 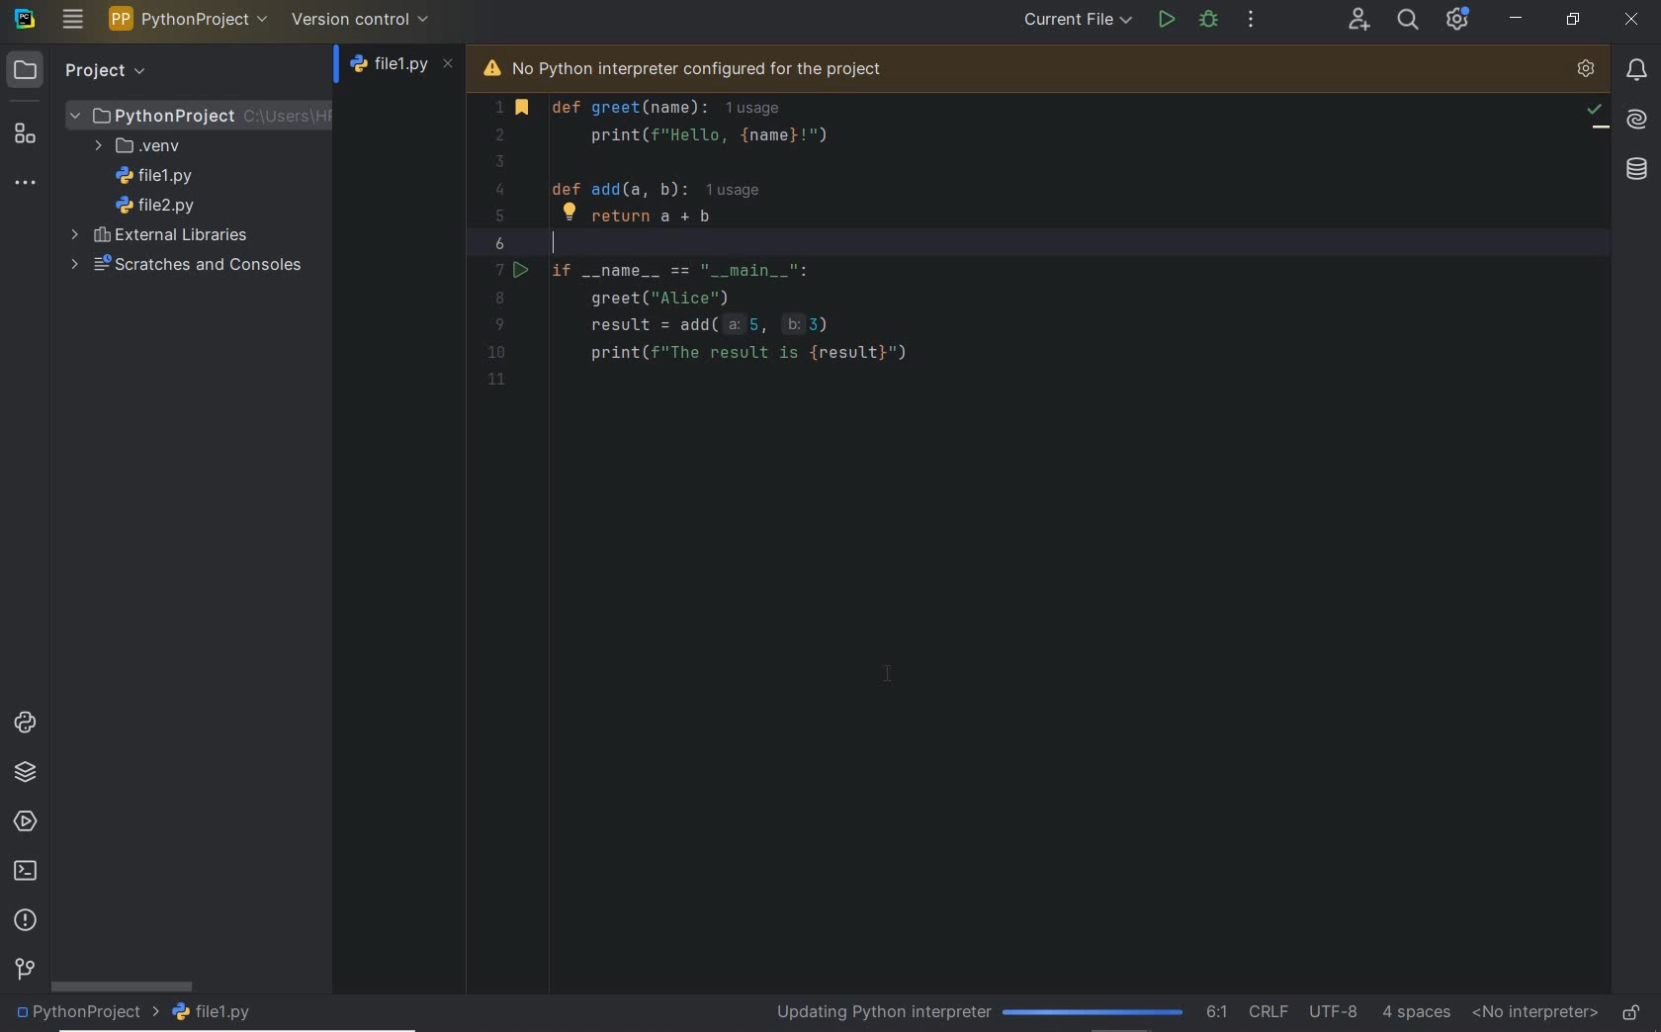 I want to click on python interpreter, so click(x=1586, y=70).